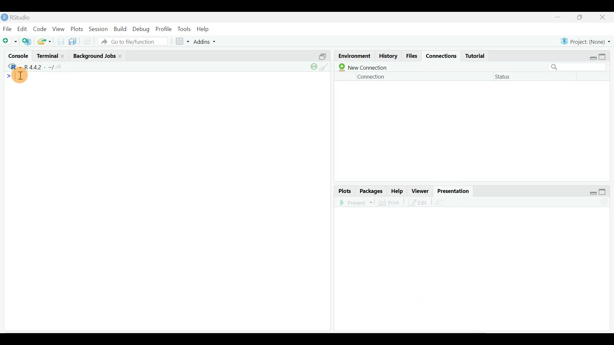 This screenshot has width=614, height=345. Describe the element at coordinates (6, 76) in the screenshot. I see `Line cursor` at that location.